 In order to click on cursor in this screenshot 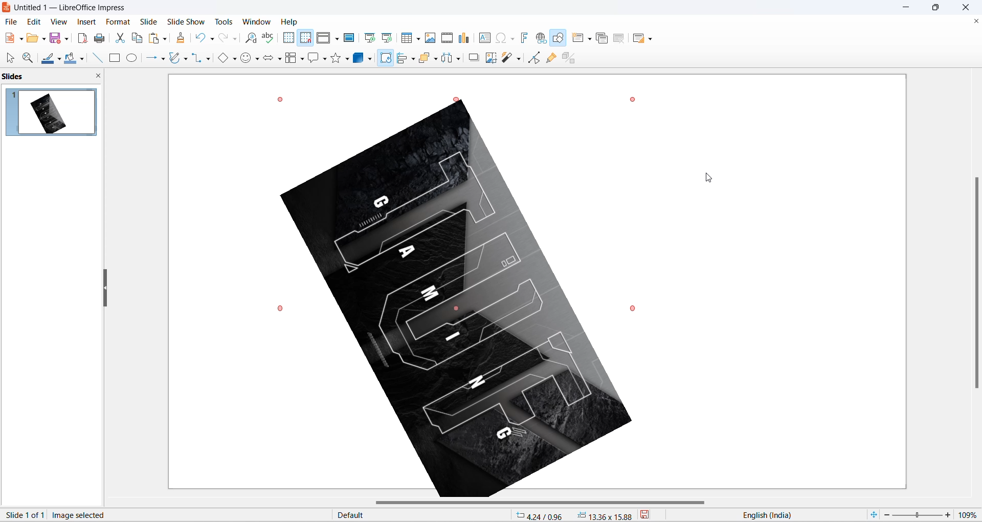, I will do `click(386, 55)`.